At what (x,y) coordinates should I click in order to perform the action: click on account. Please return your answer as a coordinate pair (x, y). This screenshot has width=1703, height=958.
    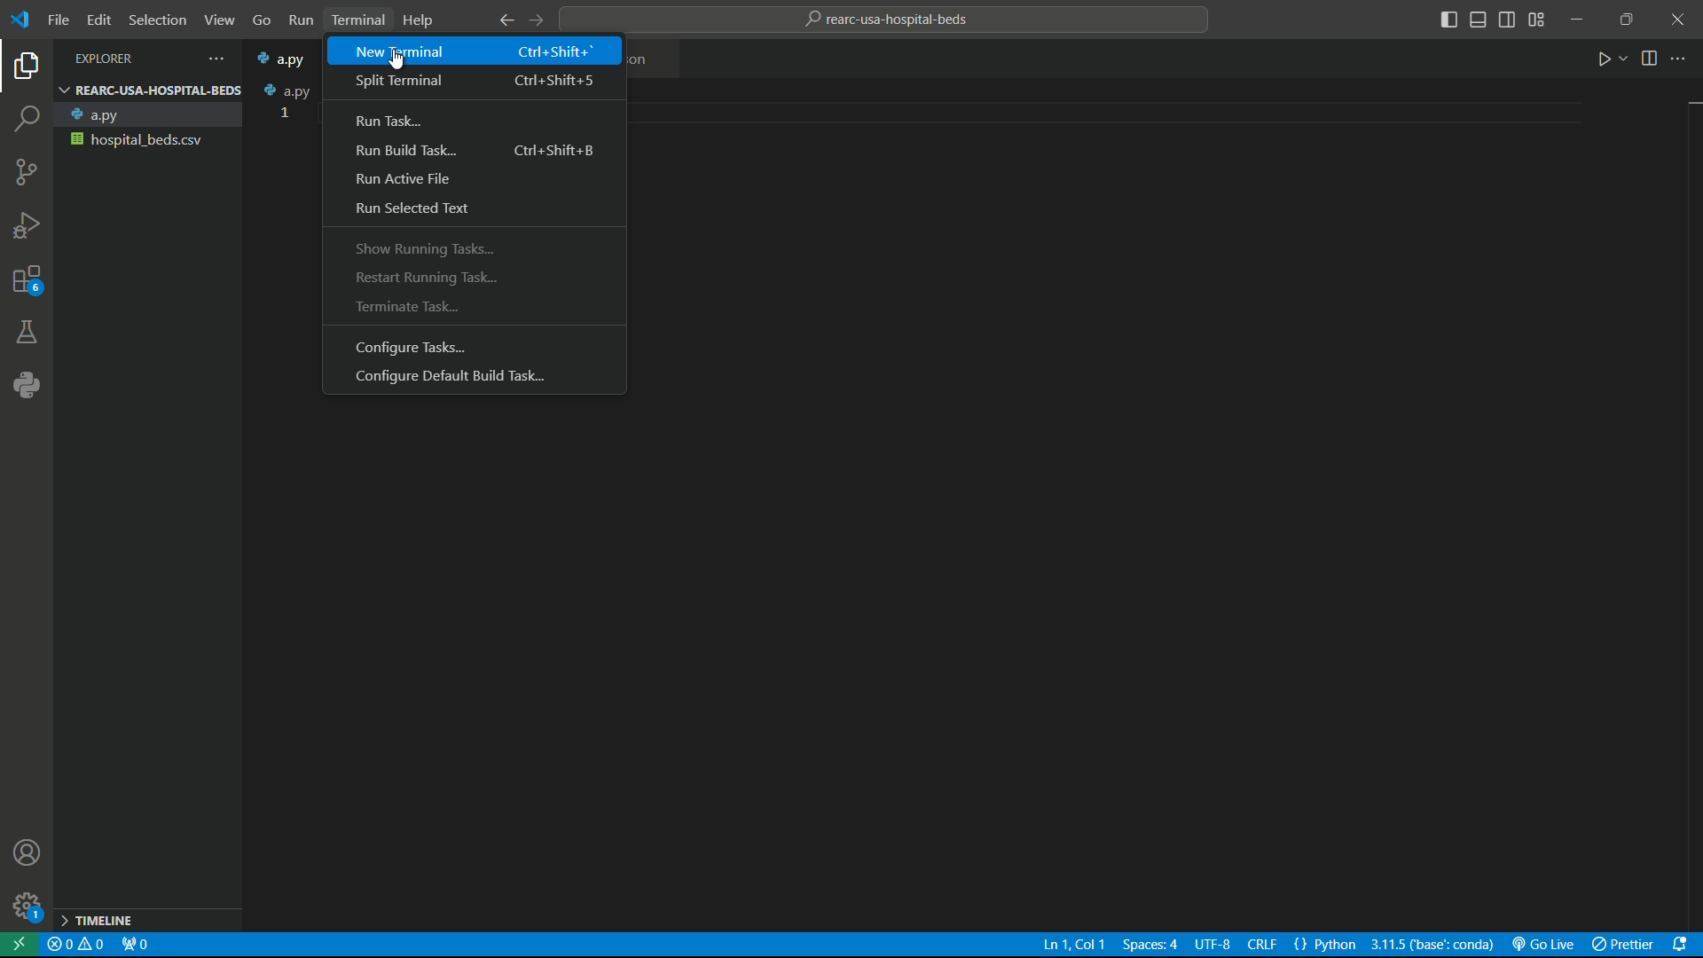
    Looking at the image, I should click on (29, 853).